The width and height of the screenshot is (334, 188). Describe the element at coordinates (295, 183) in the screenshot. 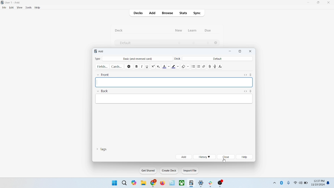

I see `wifi` at that location.